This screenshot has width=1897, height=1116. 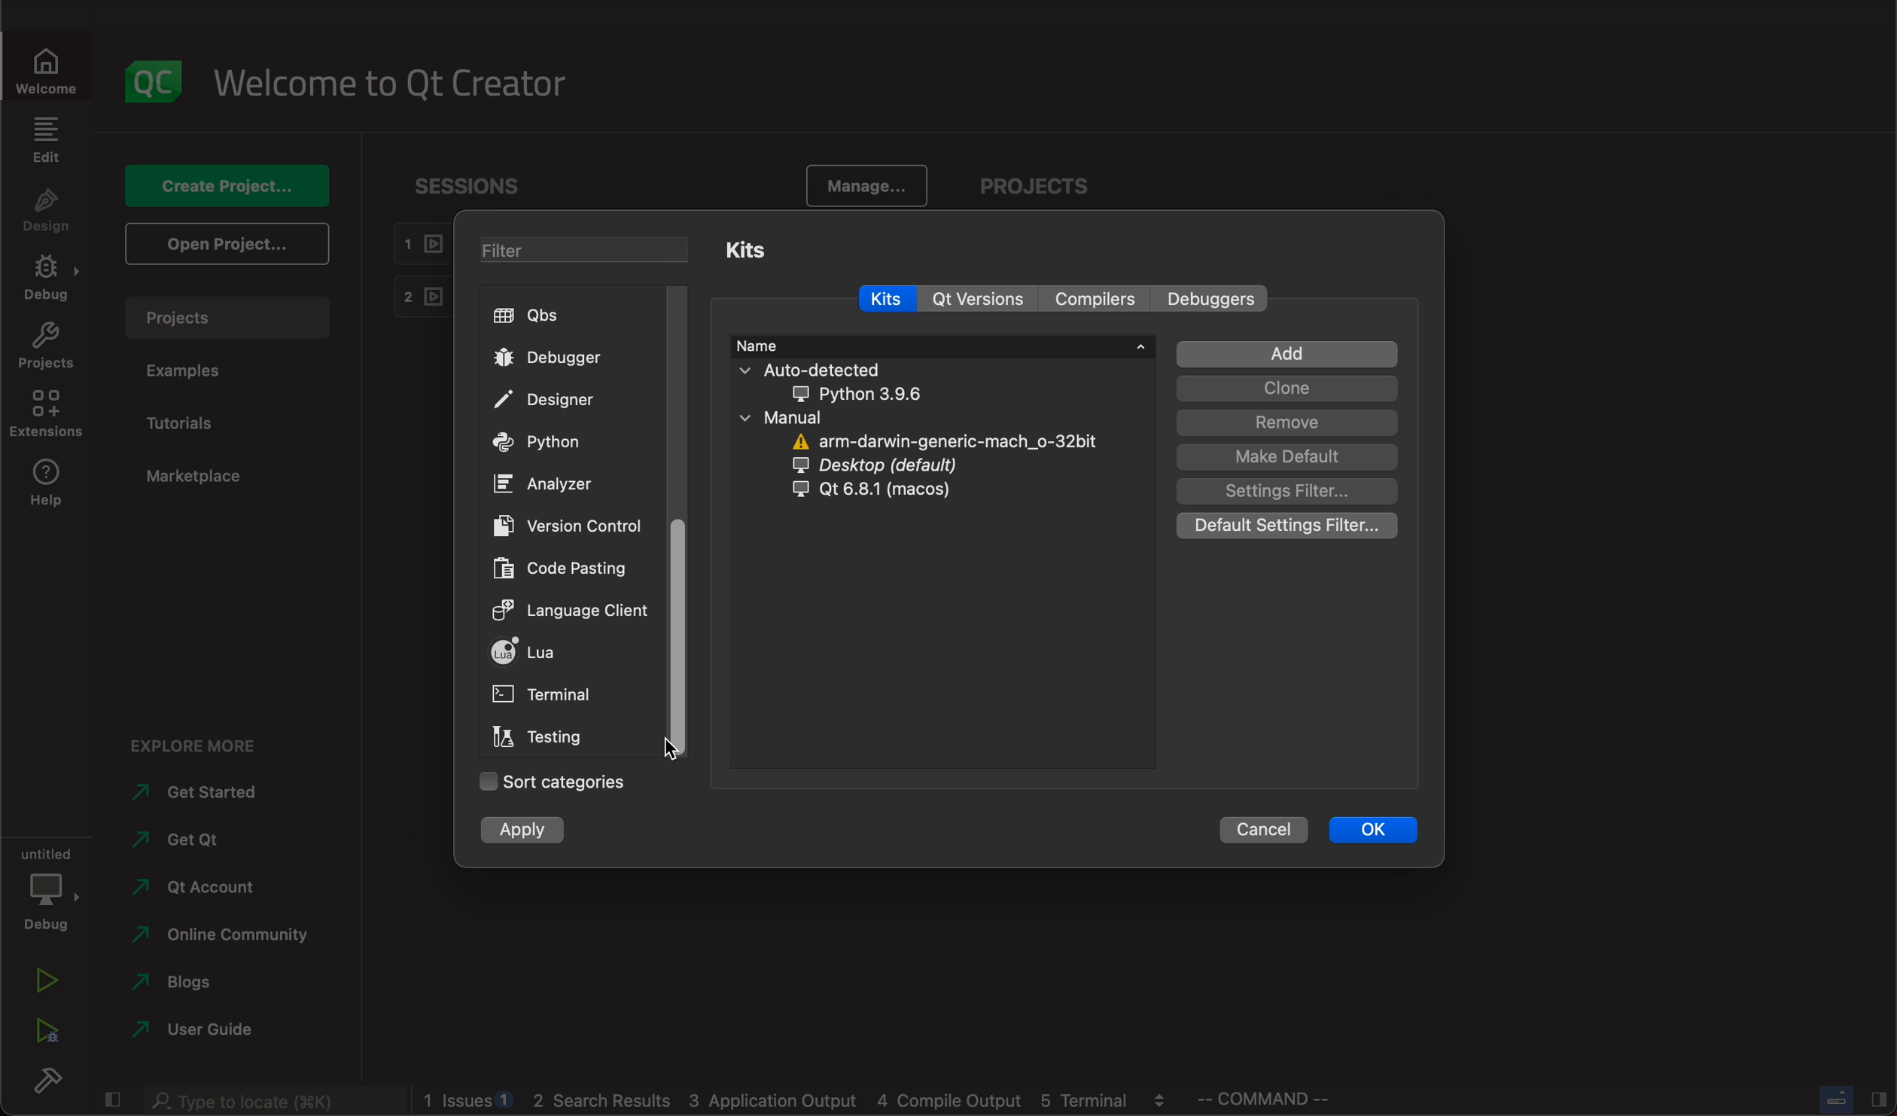 I want to click on blogs, so click(x=218, y=983).